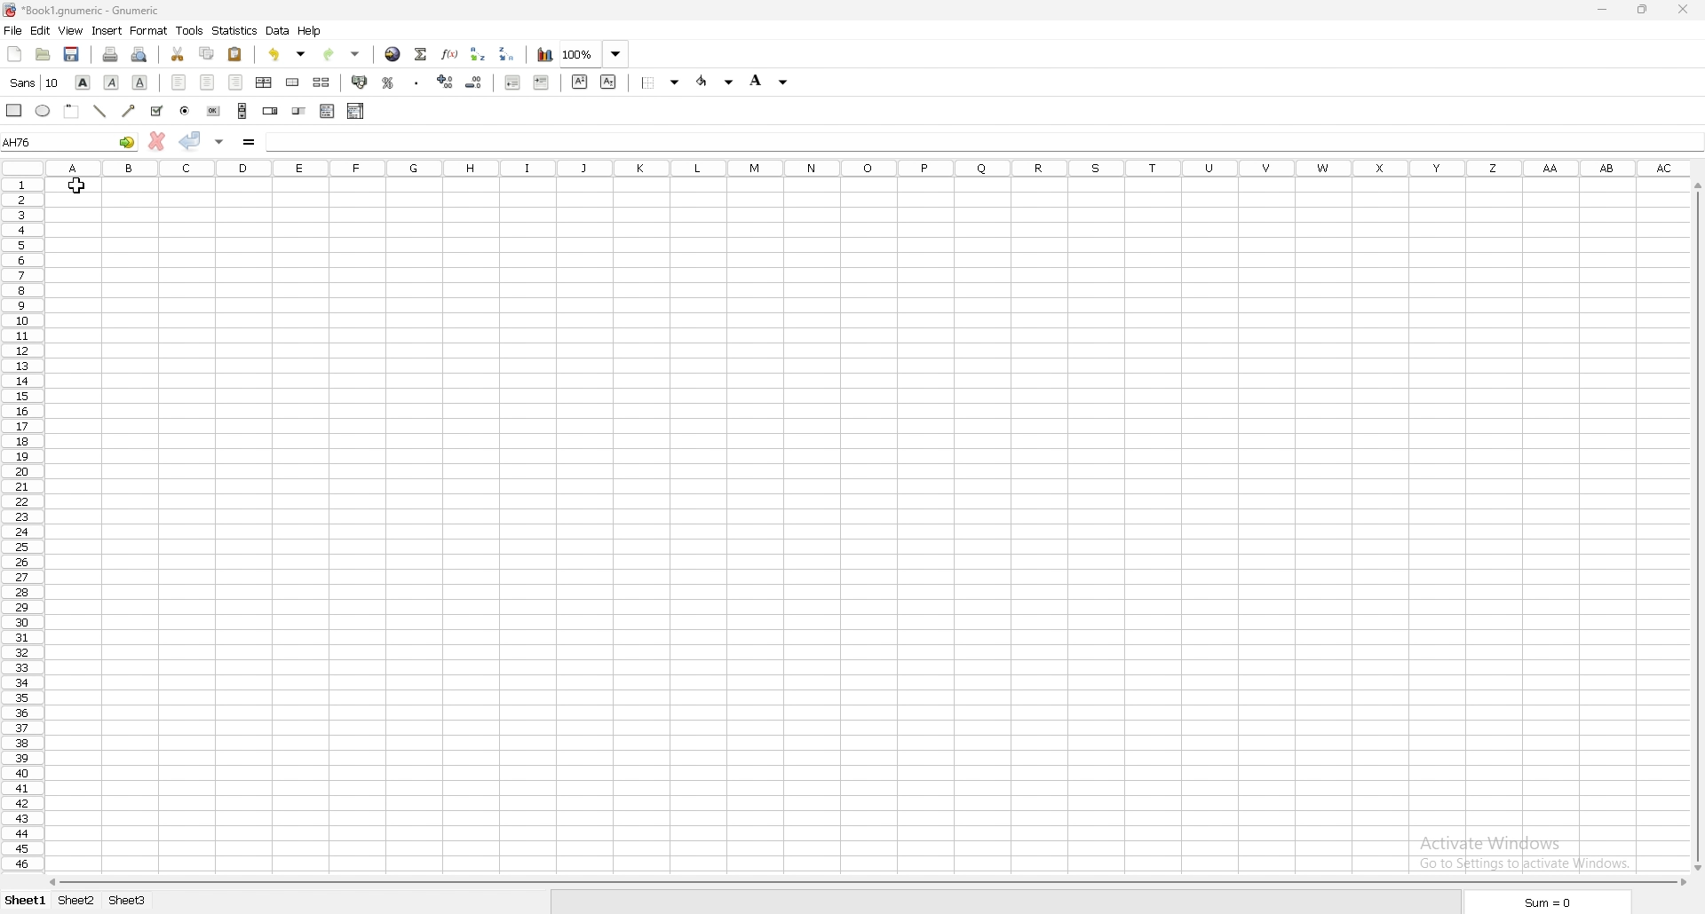  I want to click on thousand separator, so click(416, 83).